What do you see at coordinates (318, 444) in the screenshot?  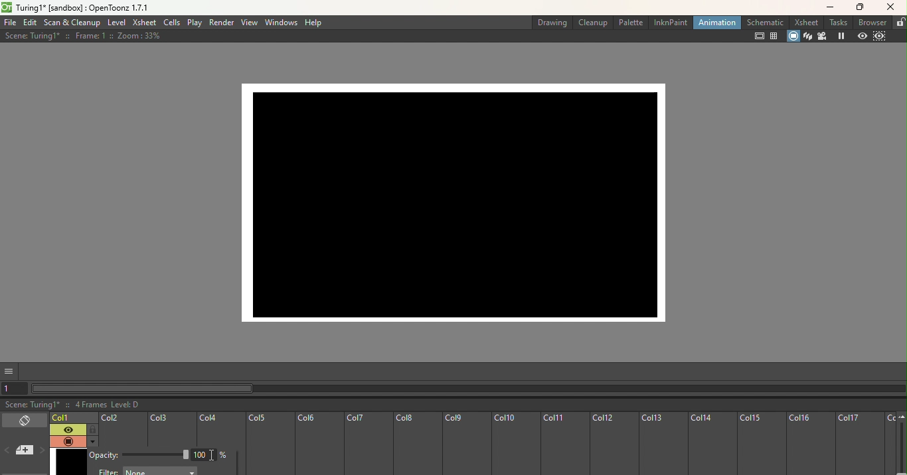 I see `Col6` at bounding box center [318, 444].